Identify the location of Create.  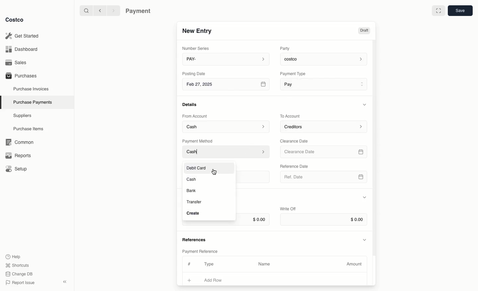
(194, 214).